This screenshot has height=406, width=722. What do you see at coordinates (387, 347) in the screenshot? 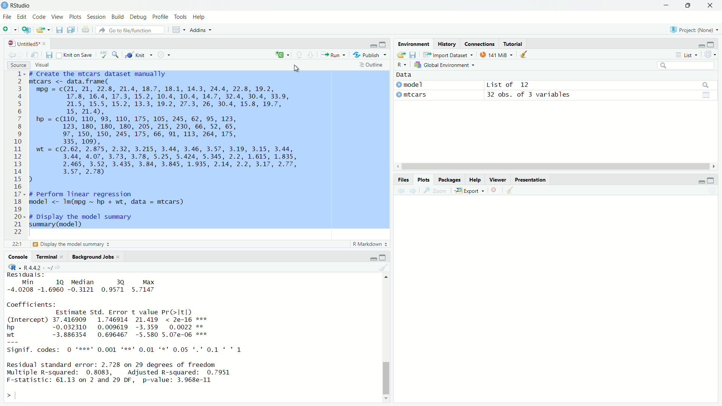
I see `scroll bar` at bounding box center [387, 347].